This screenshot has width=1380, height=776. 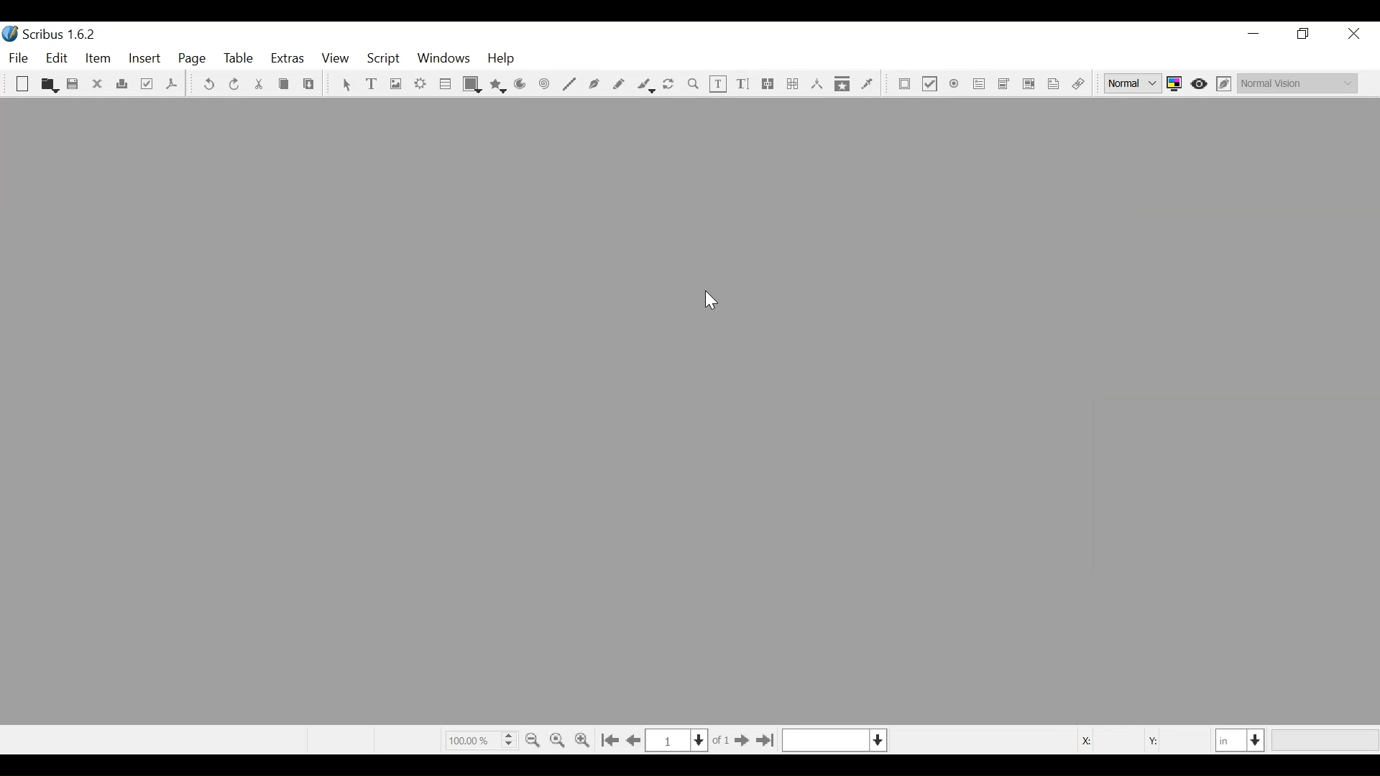 What do you see at coordinates (22, 86) in the screenshot?
I see `New` at bounding box center [22, 86].